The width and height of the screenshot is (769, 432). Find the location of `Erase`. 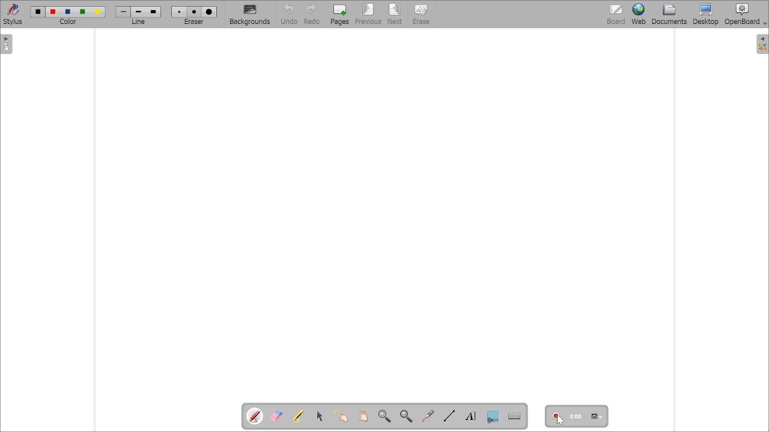

Erase is located at coordinates (426, 14).